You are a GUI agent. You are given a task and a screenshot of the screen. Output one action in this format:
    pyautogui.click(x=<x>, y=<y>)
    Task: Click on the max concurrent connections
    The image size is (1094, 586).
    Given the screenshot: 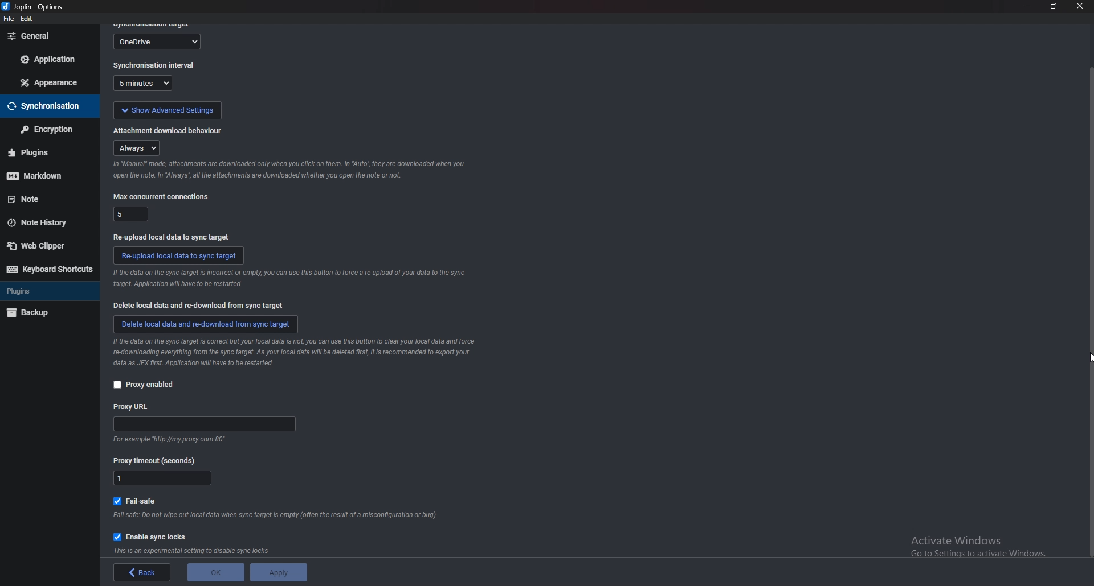 What is the action you would take?
    pyautogui.click(x=130, y=213)
    